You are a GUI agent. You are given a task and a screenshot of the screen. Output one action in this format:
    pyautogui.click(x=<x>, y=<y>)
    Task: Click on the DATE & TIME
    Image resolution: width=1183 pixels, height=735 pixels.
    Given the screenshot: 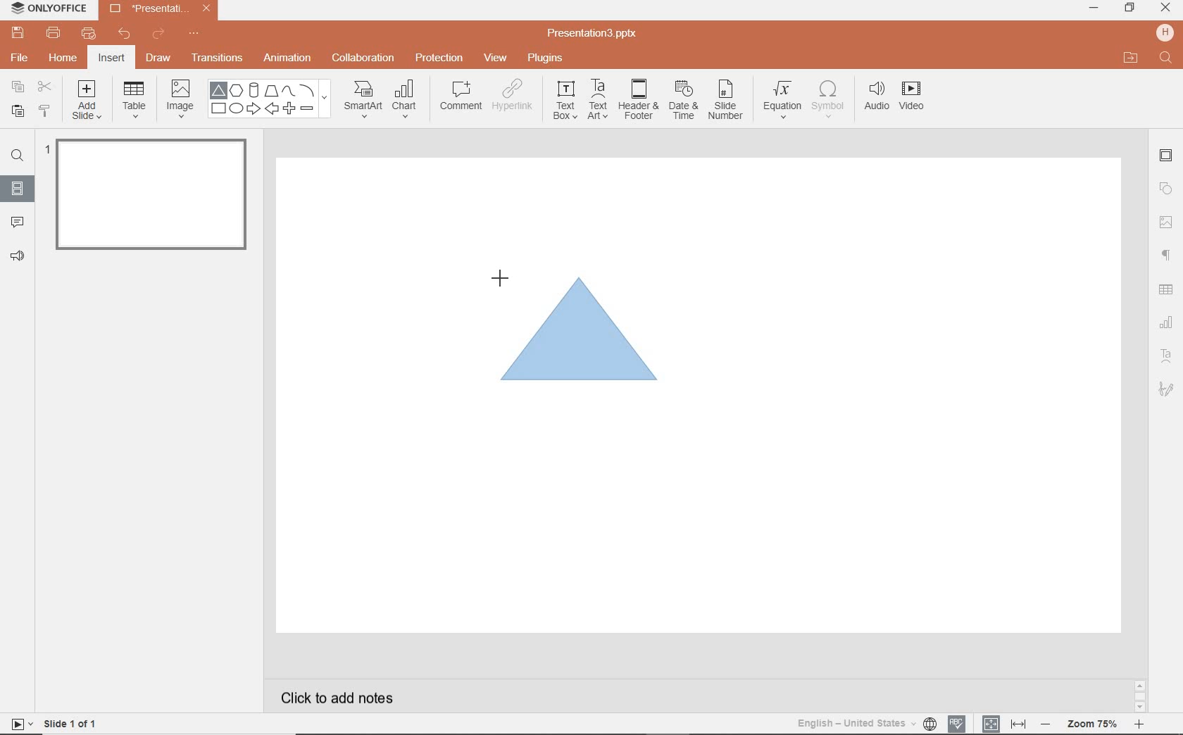 What is the action you would take?
    pyautogui.click(x=683, y=101)
    